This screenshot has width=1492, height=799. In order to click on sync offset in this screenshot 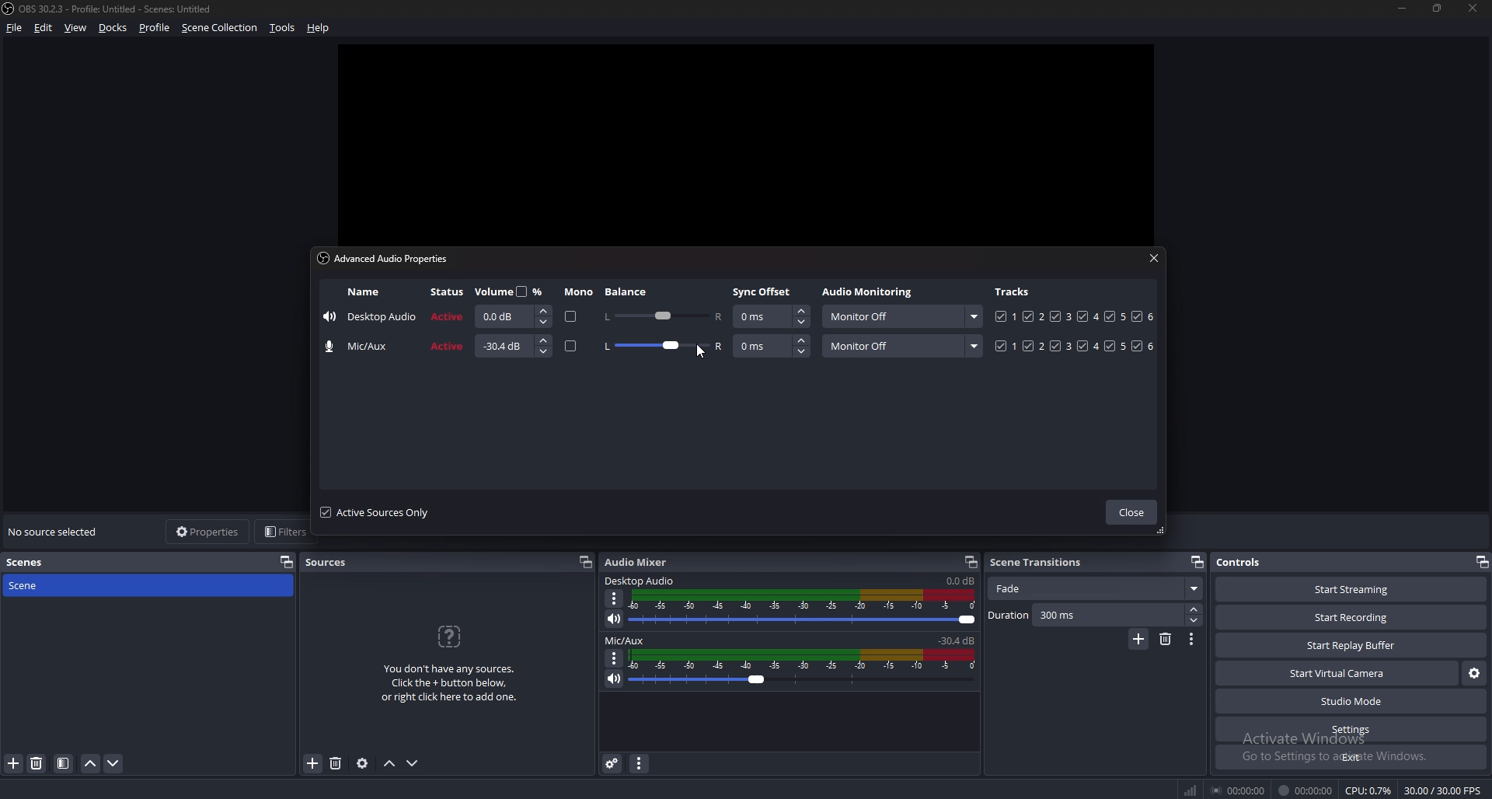, I will do `click(772, 346)`.